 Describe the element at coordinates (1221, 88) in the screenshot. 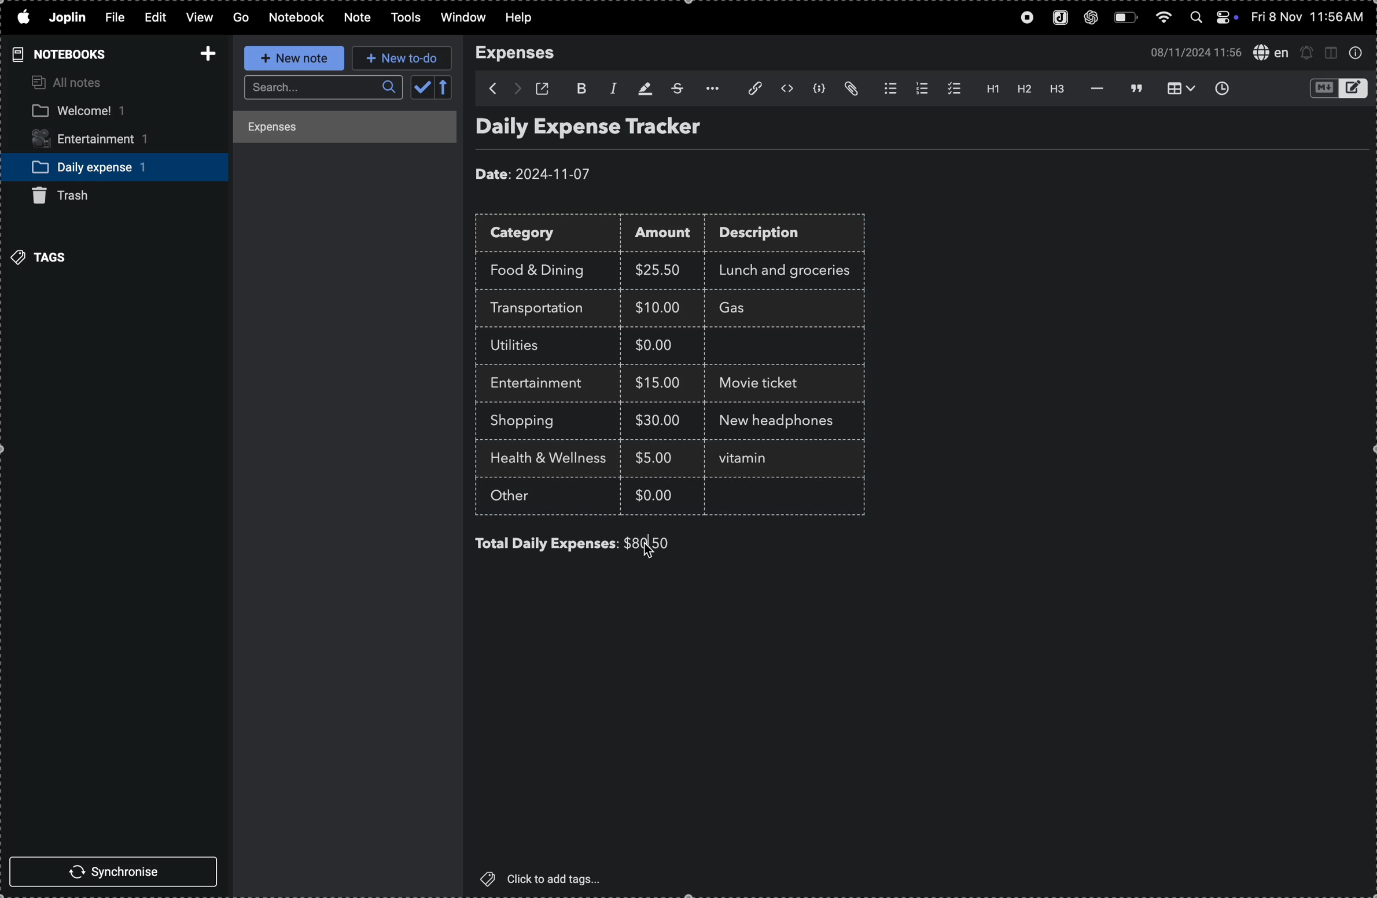

I see `insert time` at that location.